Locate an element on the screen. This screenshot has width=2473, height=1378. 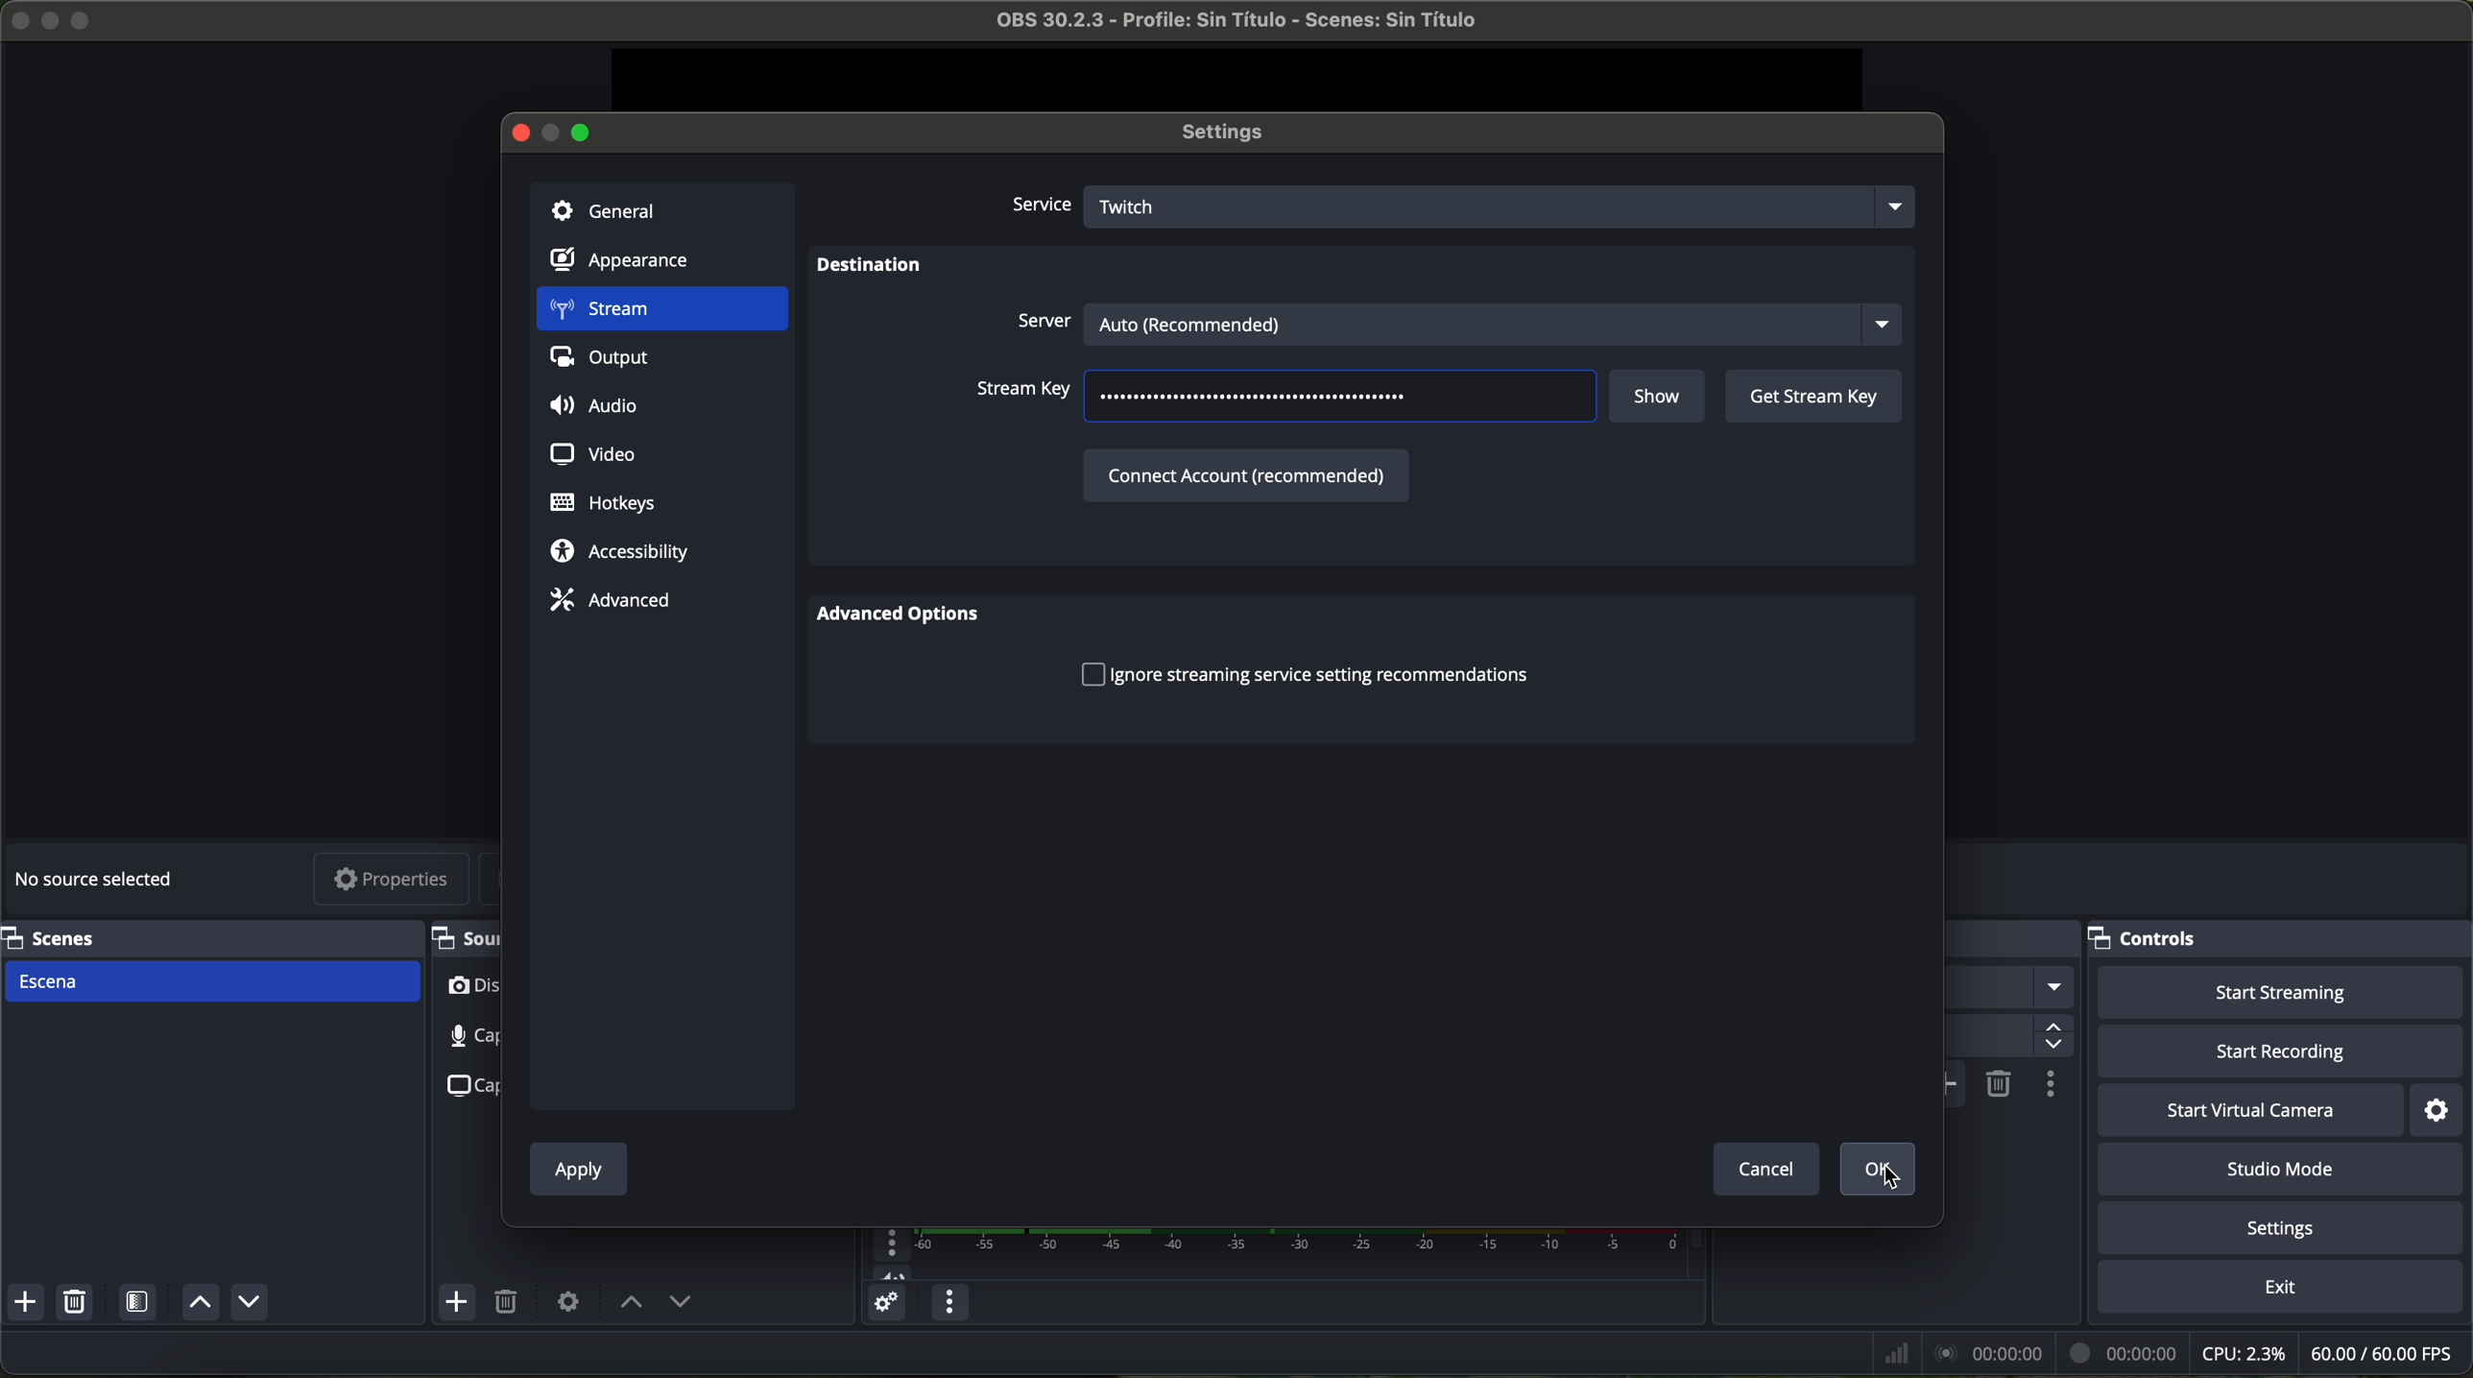
 is located at coordinates (2014, 939).